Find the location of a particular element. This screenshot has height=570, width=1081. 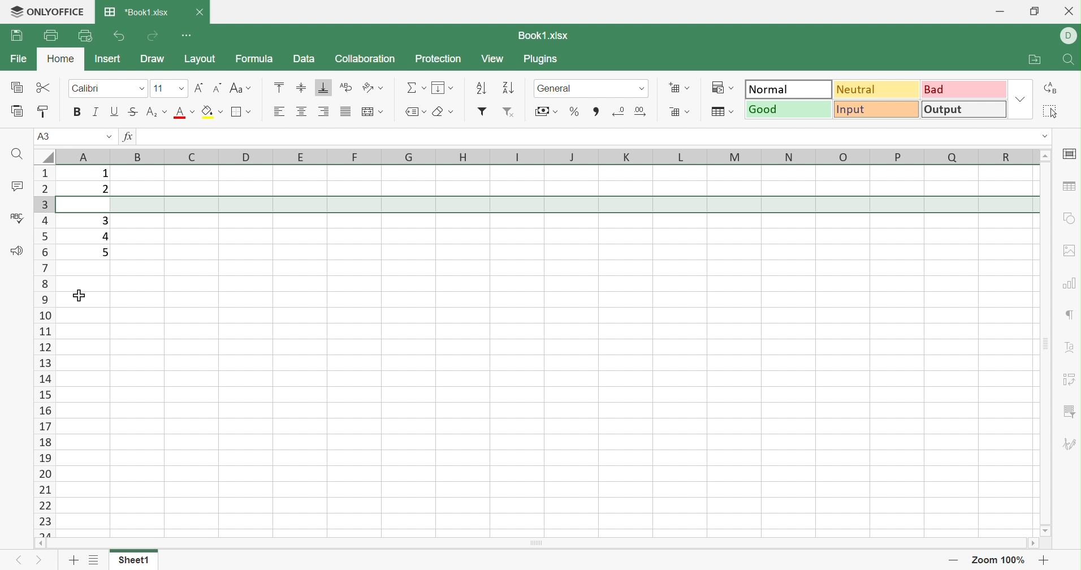

Align Right is located at coordinates (325, 110).